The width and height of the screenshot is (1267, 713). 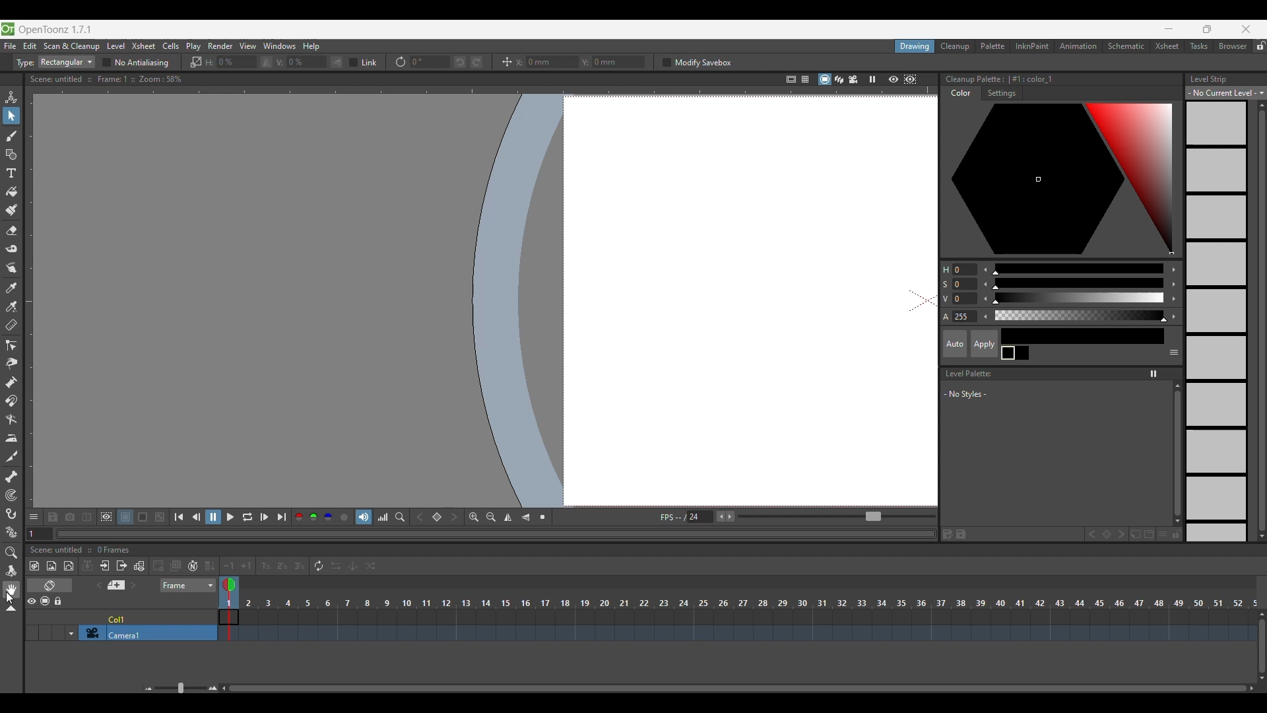 What do you see at coordinates (11, 438) in the screenshot?
I see `Iron tool` at bounding box center [11, 438].